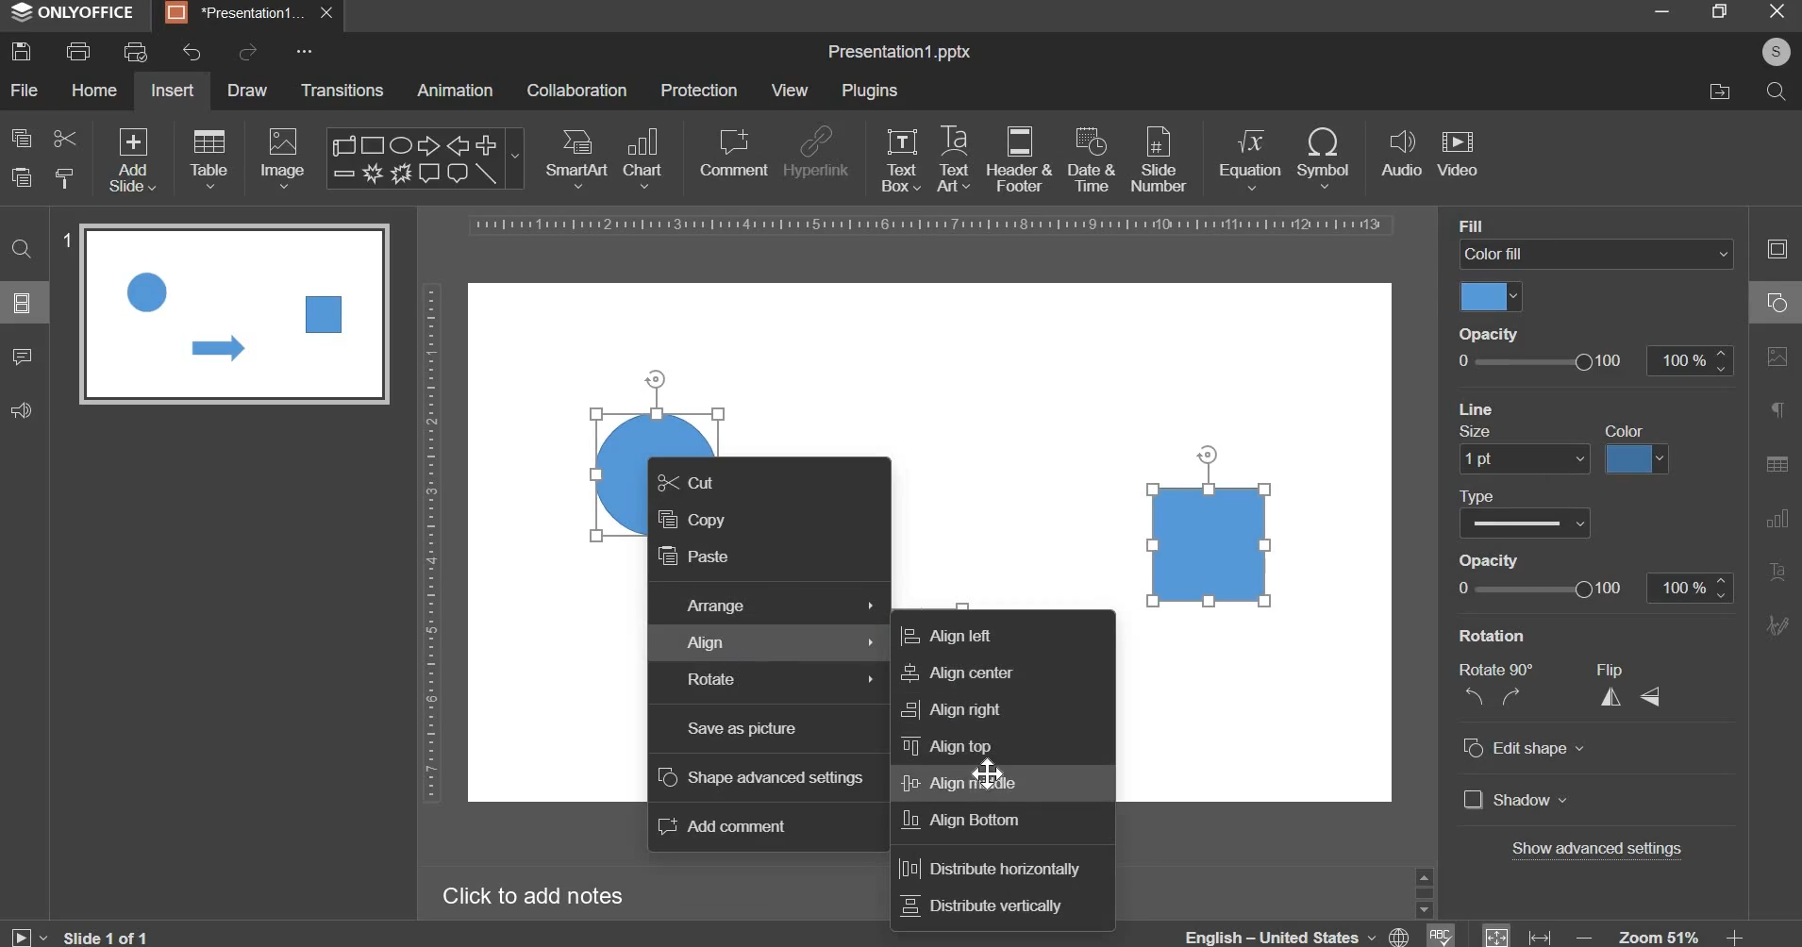  I want to click on edit shape, so click(1524, 749).